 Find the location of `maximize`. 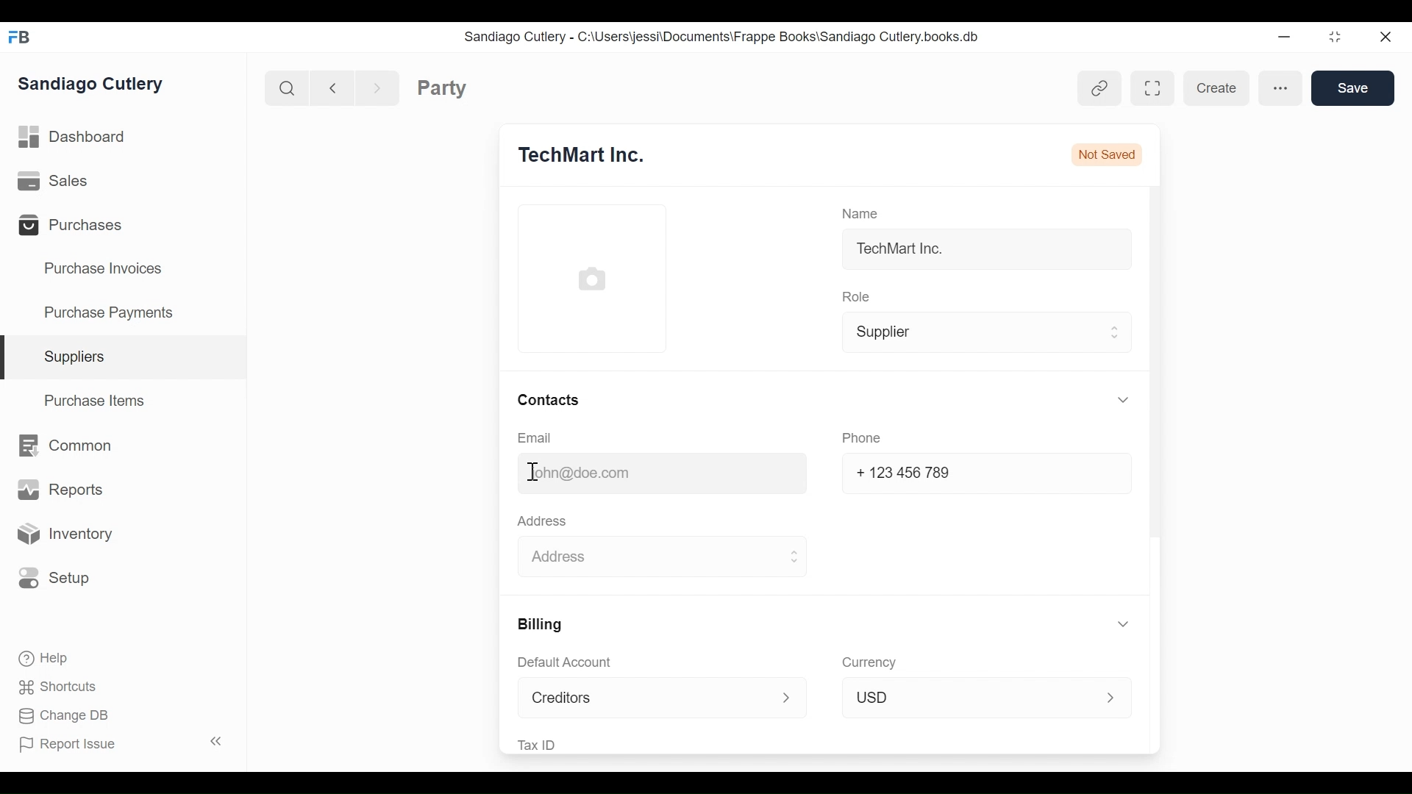

maximize is located at coordinates (1340, 38).